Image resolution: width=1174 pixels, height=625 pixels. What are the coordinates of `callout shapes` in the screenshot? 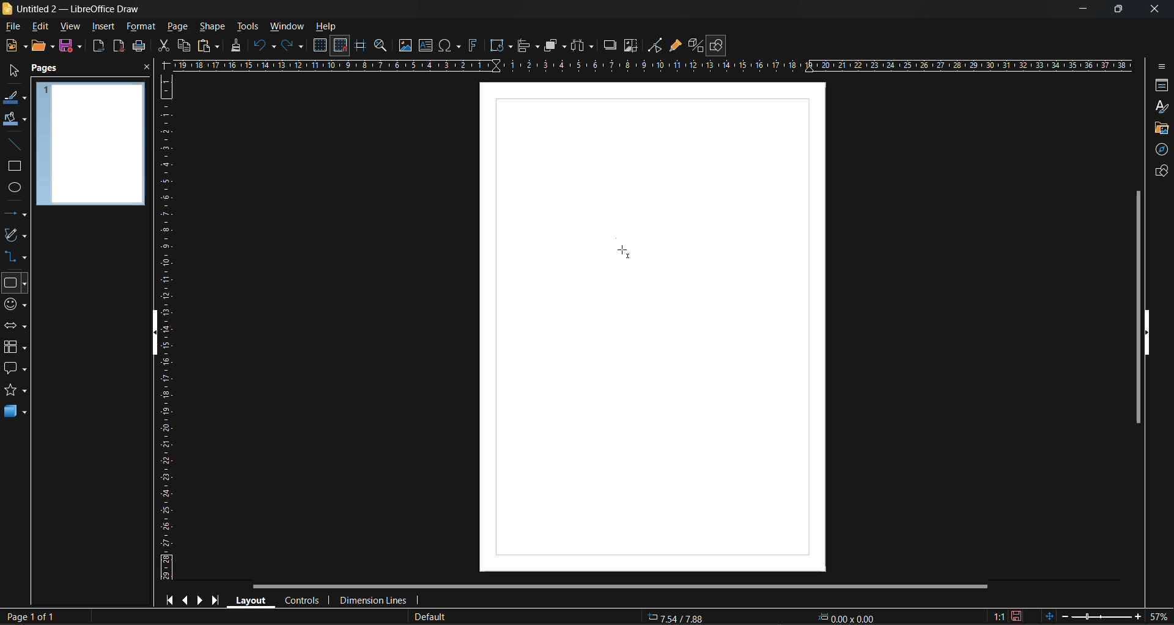 It's located at (15, 368).